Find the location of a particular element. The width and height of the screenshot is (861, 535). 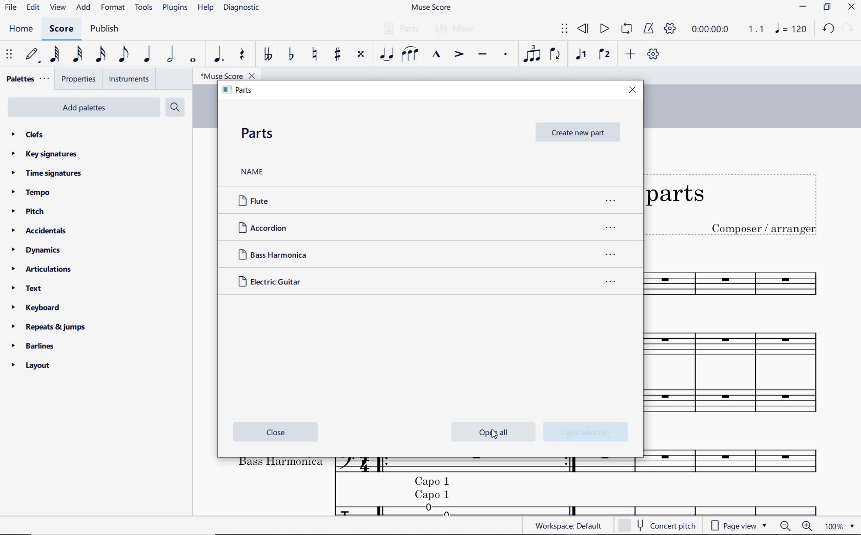

voice1 is located at coordinates (581, 55).